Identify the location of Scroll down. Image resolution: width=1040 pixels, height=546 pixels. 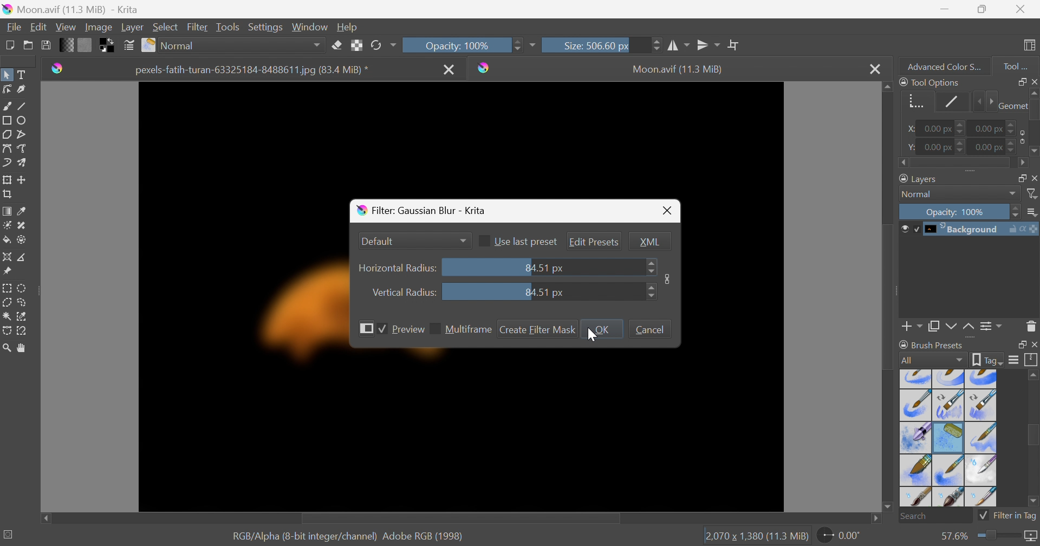
(1033, 153).